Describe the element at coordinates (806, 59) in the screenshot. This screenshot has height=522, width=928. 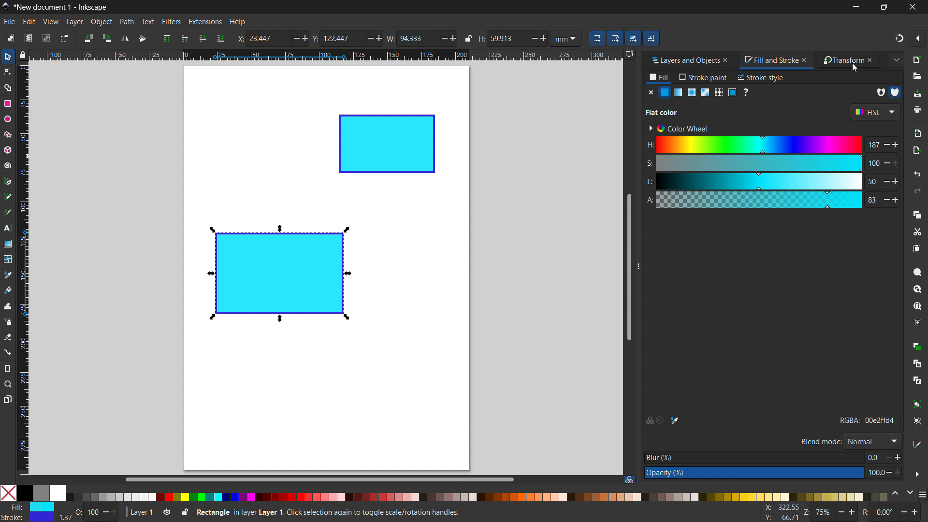
I see `close` at that location.